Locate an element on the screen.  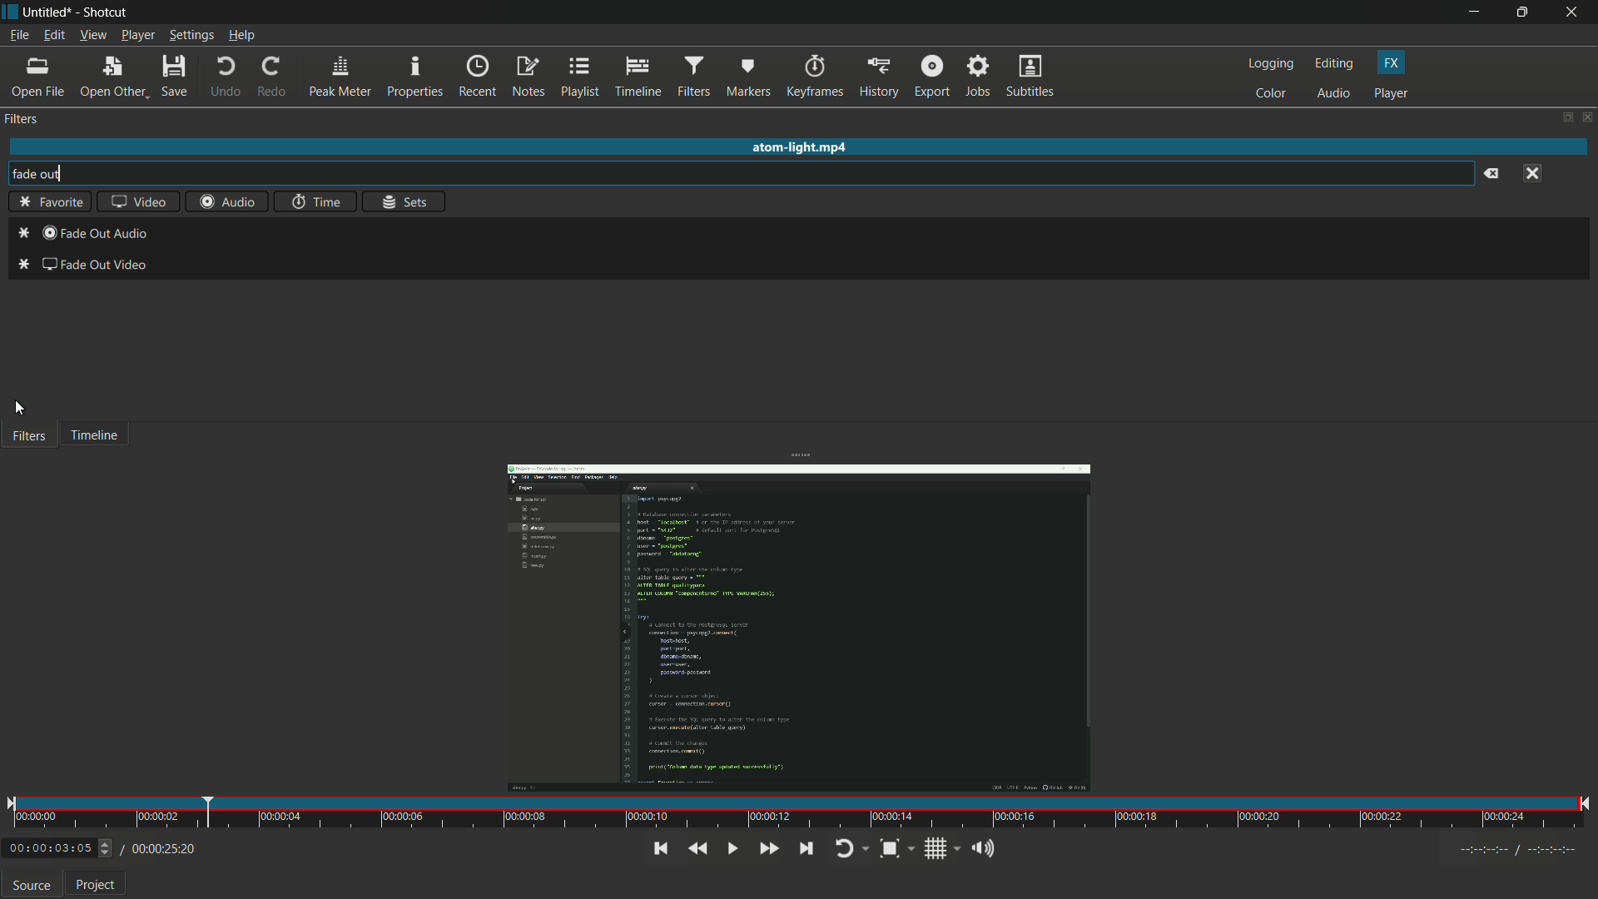
project is located at coordinates (97, 887).